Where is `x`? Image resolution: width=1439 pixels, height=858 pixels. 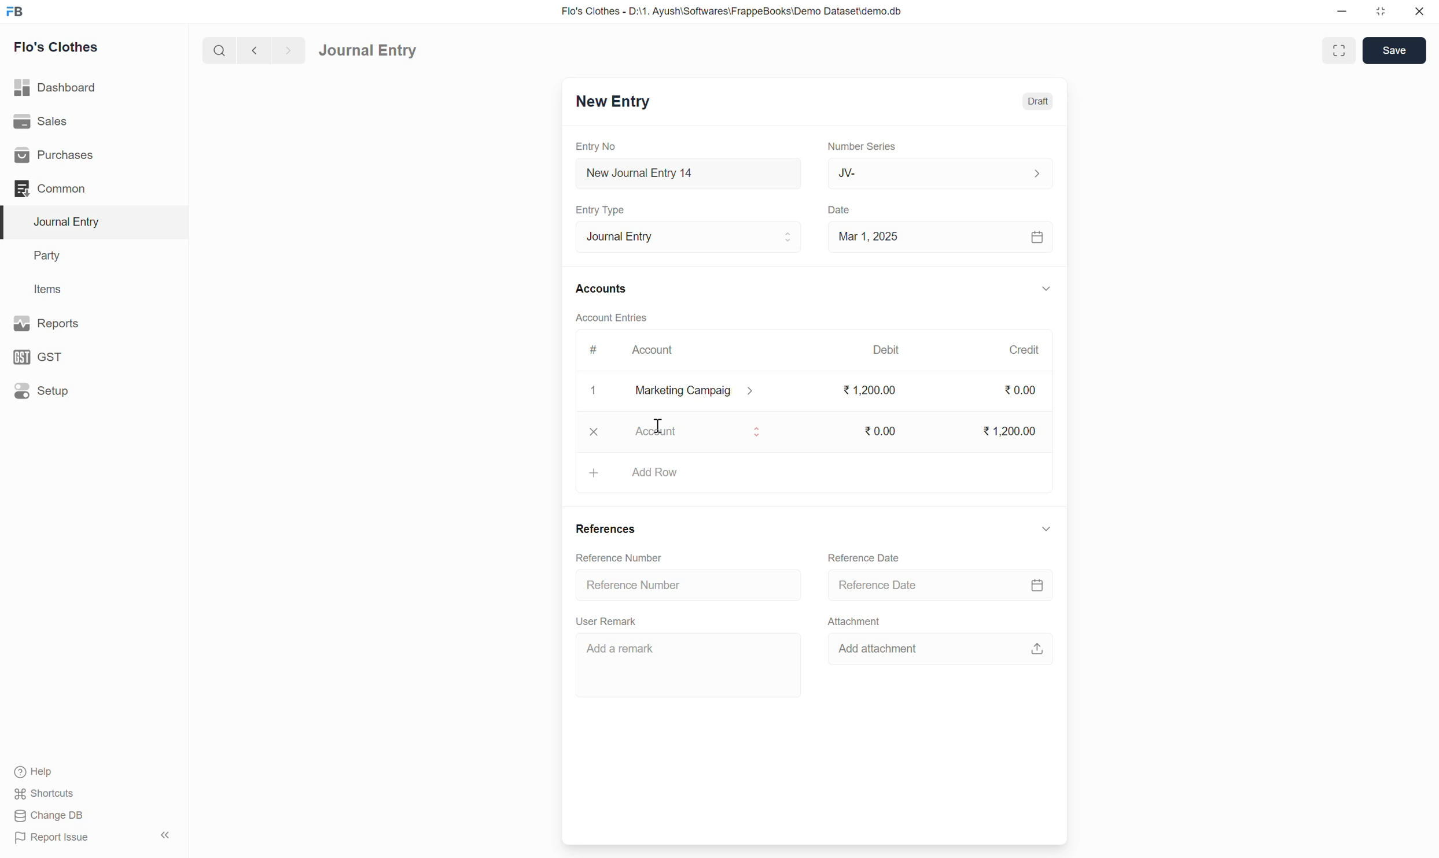 x is located at coordinates (595, 431).